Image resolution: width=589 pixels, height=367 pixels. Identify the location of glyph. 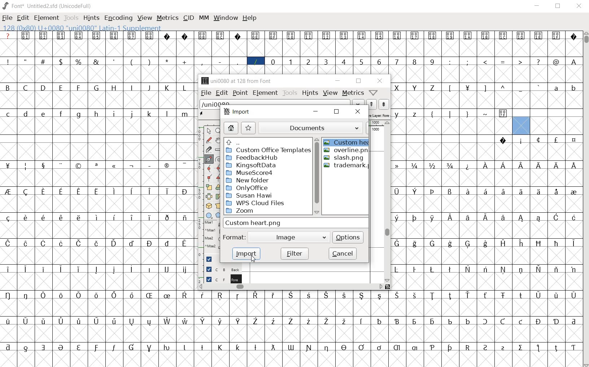
(78, 88).